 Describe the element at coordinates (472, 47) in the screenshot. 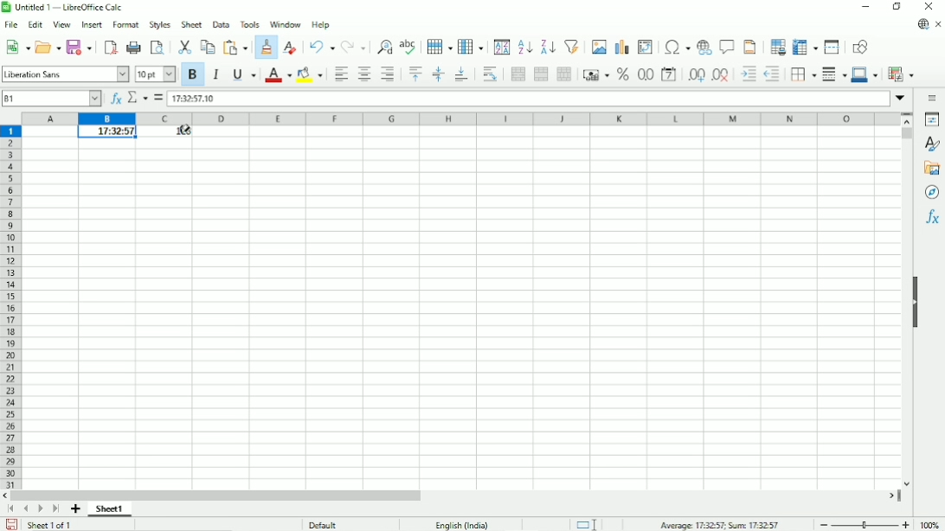

I see `Columns` at that location.